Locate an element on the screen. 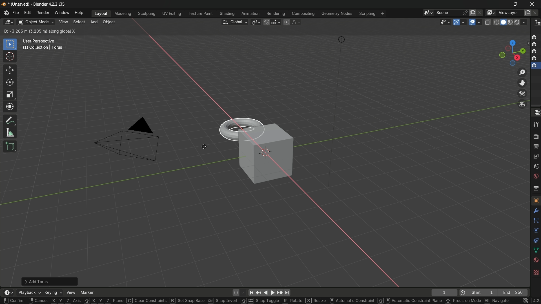  Snap Toggle is located at coordinates (260, 300).